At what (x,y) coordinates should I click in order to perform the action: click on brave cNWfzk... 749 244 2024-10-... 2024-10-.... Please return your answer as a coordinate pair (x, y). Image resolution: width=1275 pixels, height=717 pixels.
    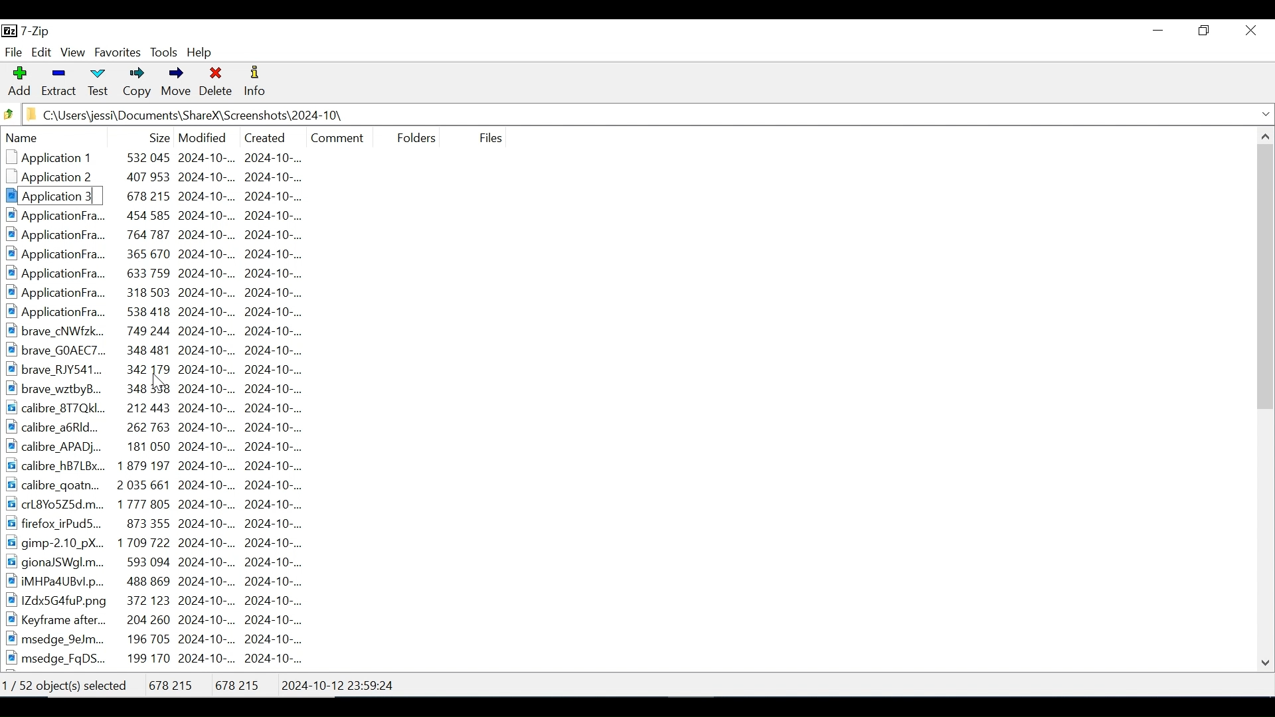
    Looking at the image, I should click on (163, 331).